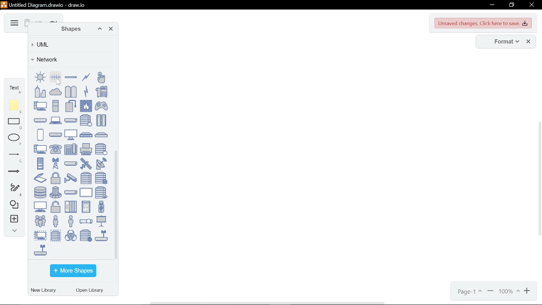 The height and width of the screenshot is (305, 542). What do you see at coordinates (86, 77) in the screenshot?
I see `comm link` at bounding box center [86, 77].